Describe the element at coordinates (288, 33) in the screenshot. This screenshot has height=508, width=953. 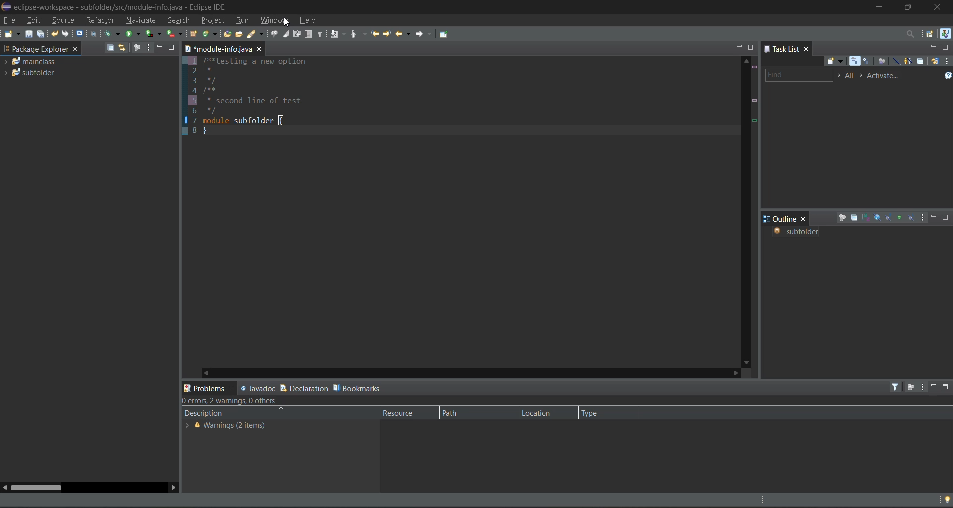
I see `toggle mark occurences` at that location.